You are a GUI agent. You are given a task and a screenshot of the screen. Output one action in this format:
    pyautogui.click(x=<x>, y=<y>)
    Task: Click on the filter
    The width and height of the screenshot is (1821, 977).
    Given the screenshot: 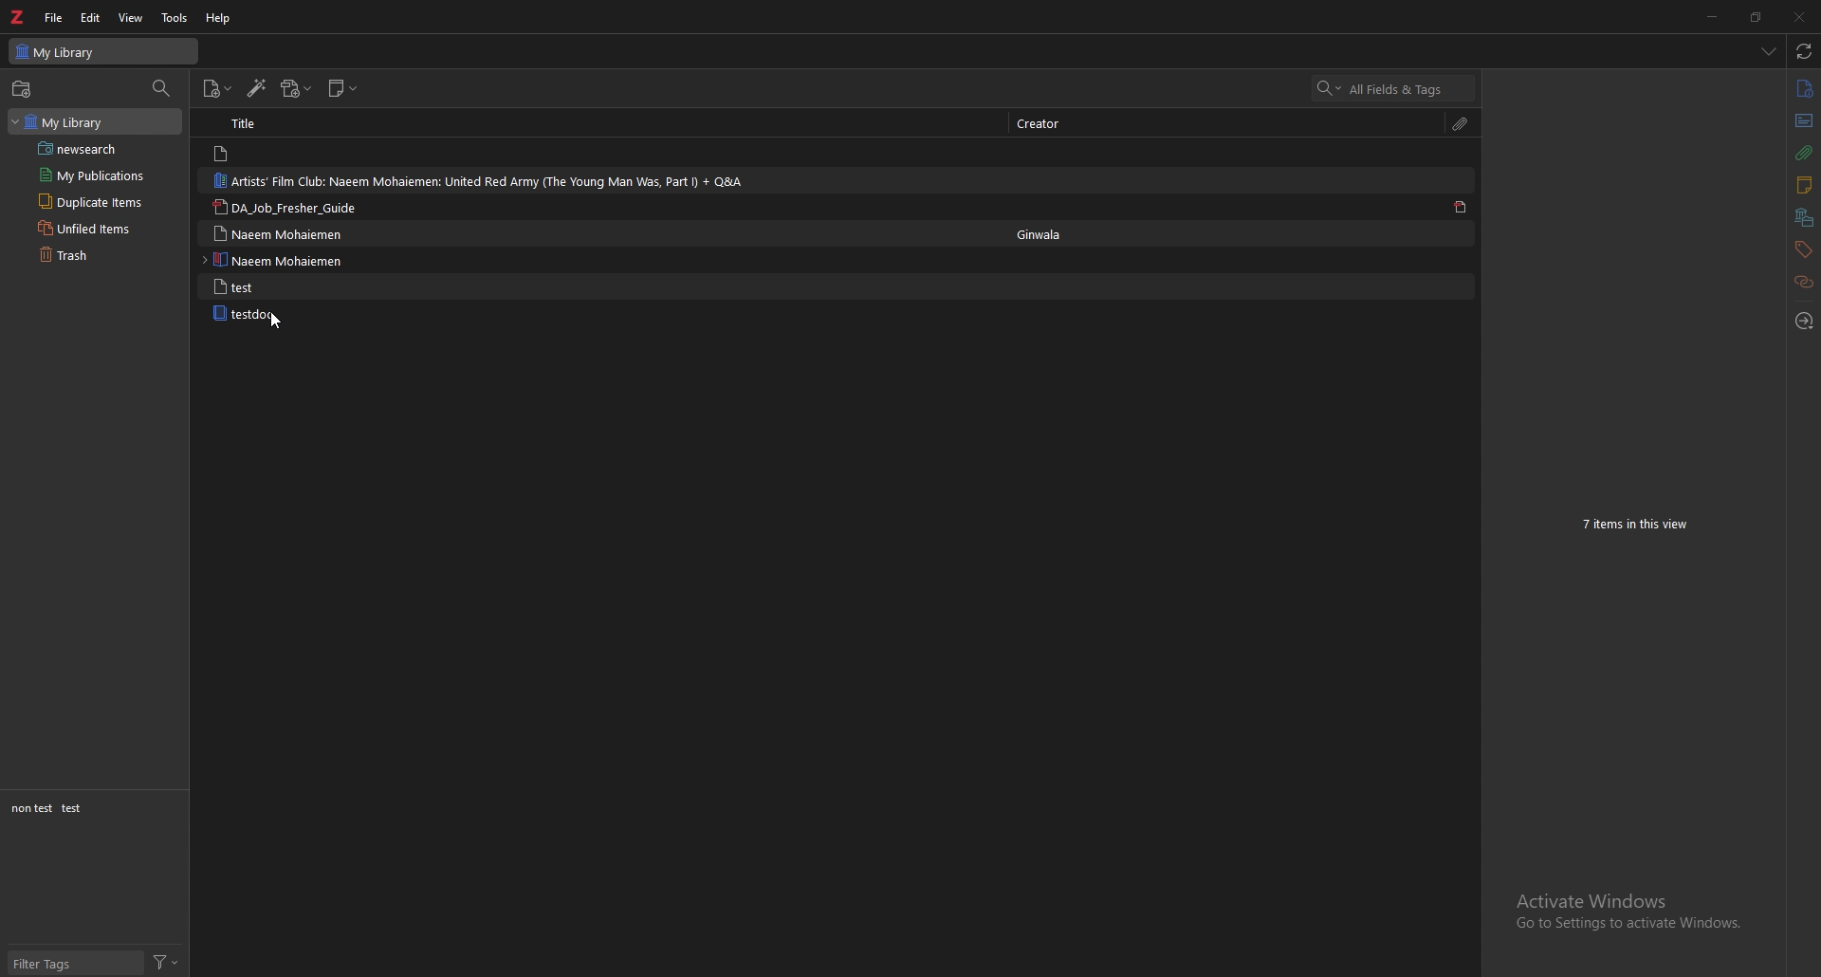 What is the action you would take?
    pyautogui.click(x=169, y=963)
    